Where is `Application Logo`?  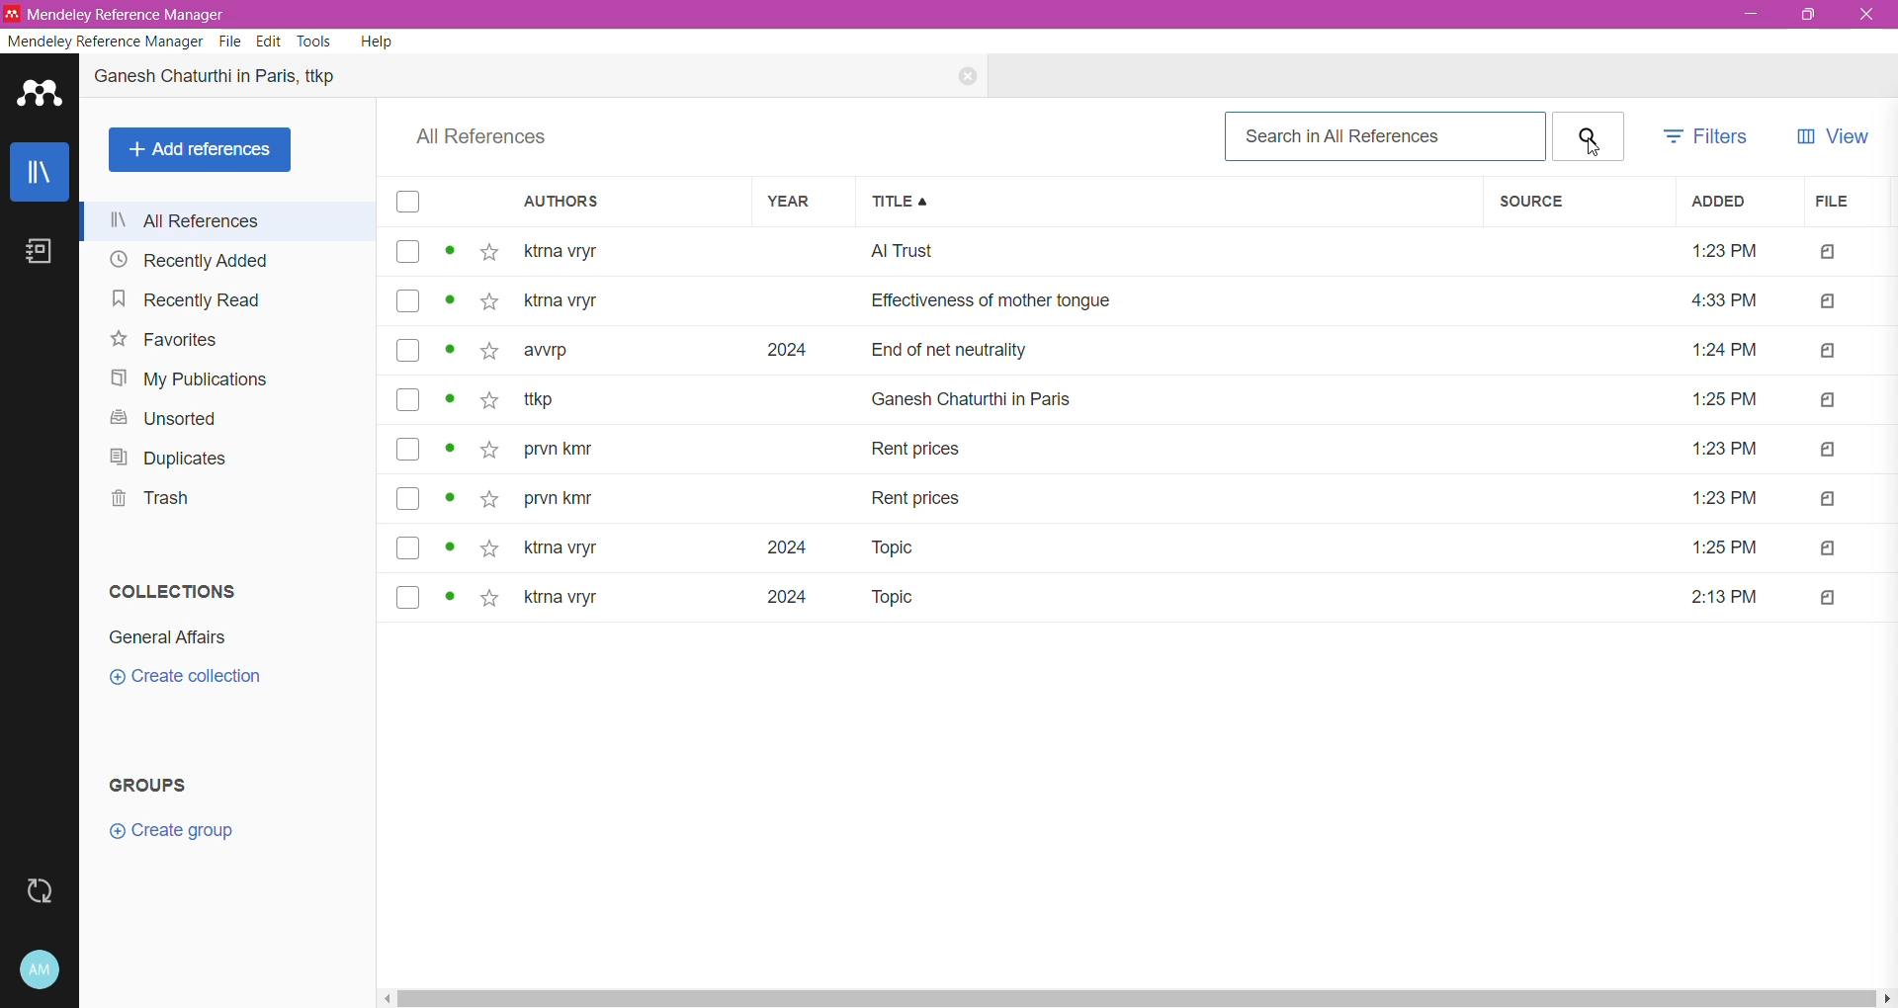
Application Logo is located at coordinates (40, 97).